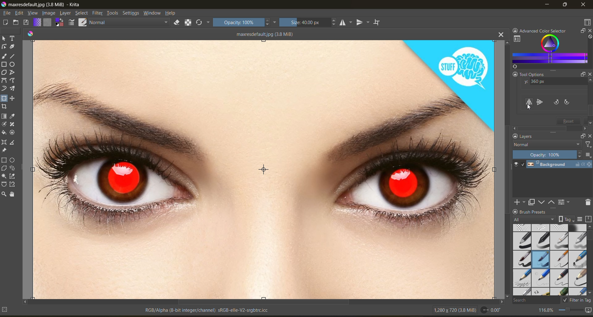 This screenshot has height=317, width=593. I want to click on tool, so click(4, 98).